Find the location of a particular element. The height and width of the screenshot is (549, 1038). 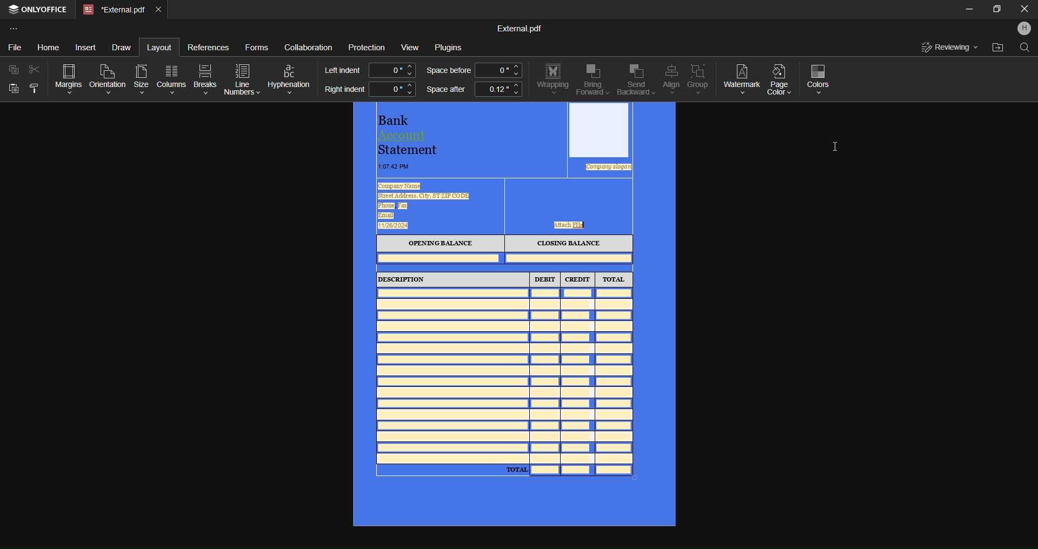

Move Forward is located at coordinates (593, 80).